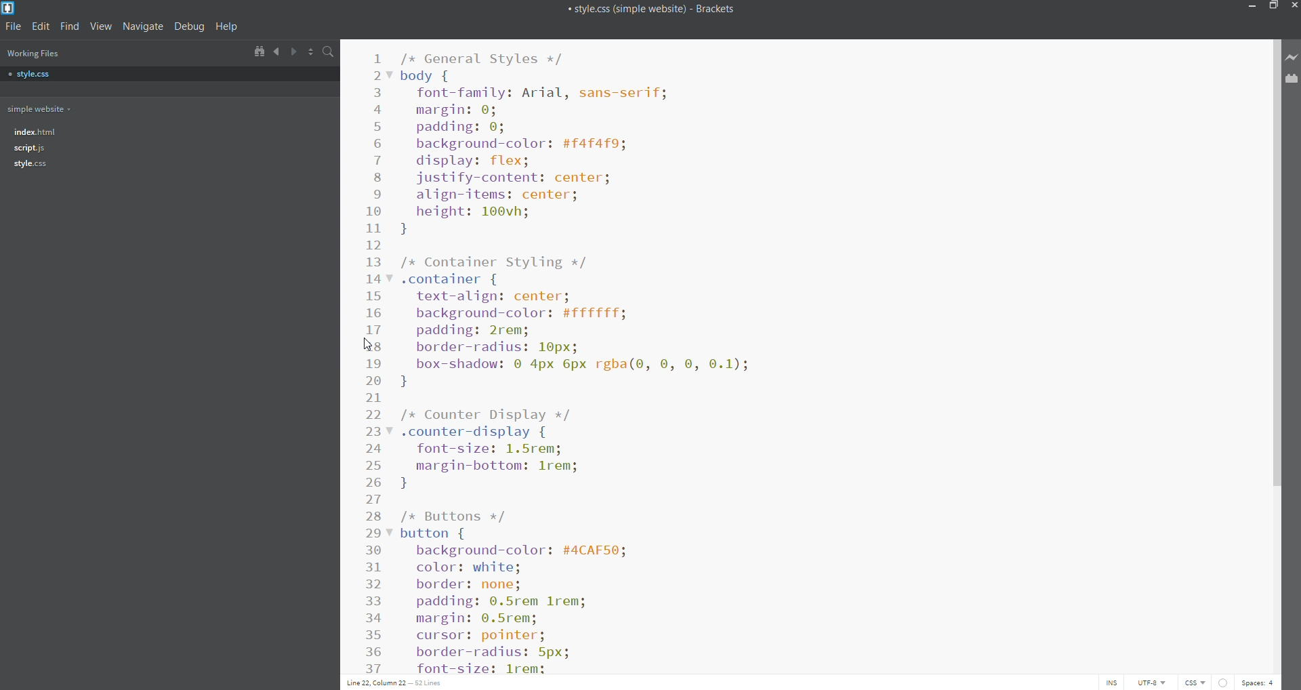 The image size is (1301, 690). What do you see at coordinates (99, 108) in the screenshot?
I see `working folder` at bounding box center [99, 108].